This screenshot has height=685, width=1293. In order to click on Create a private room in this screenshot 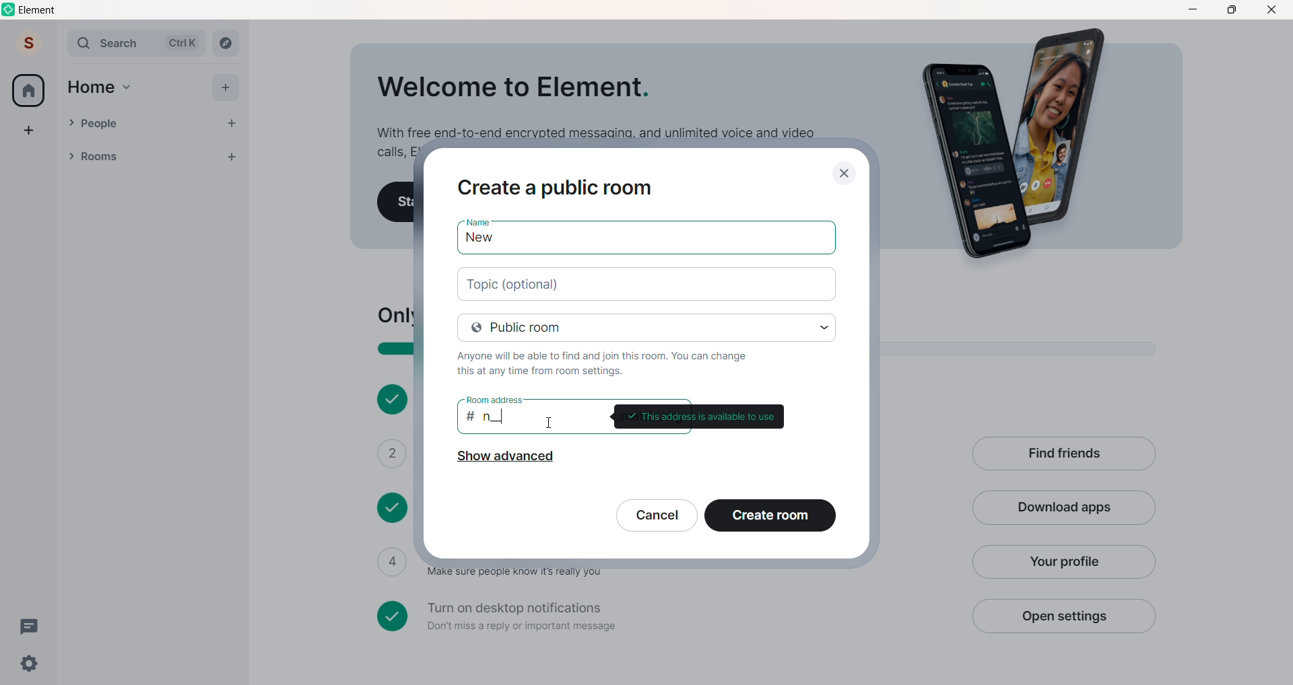, I will do `click(560, 186)`.